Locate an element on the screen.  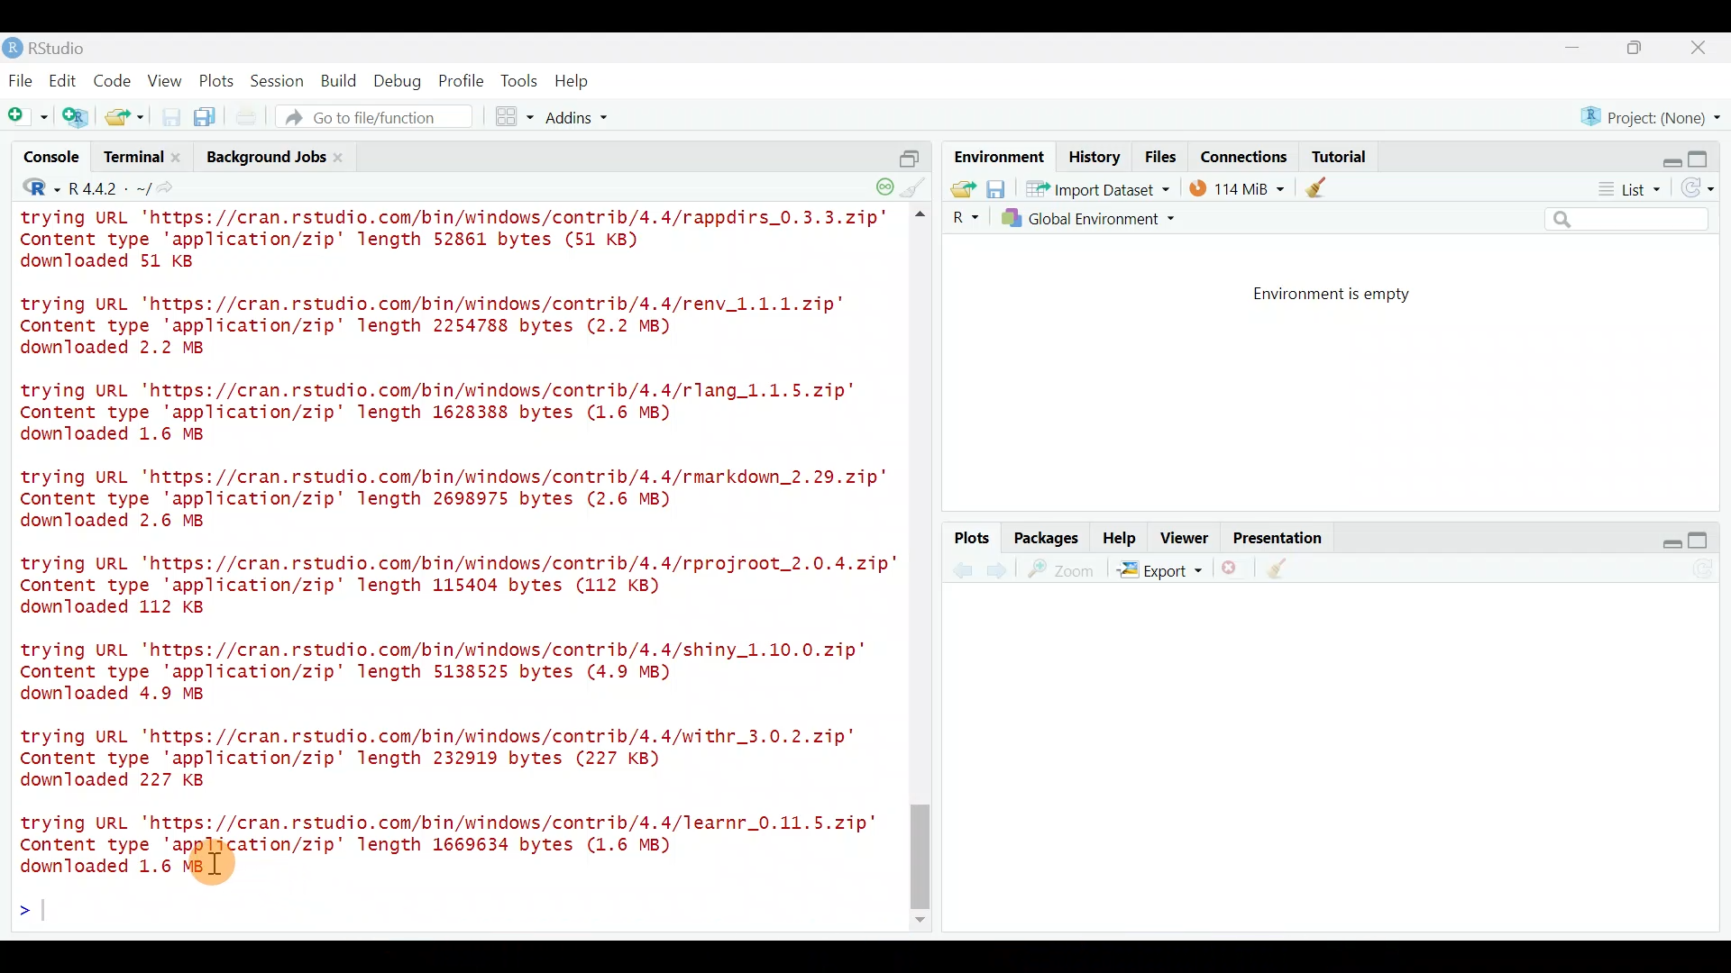
Save current document is located at coordinates (171, 117).